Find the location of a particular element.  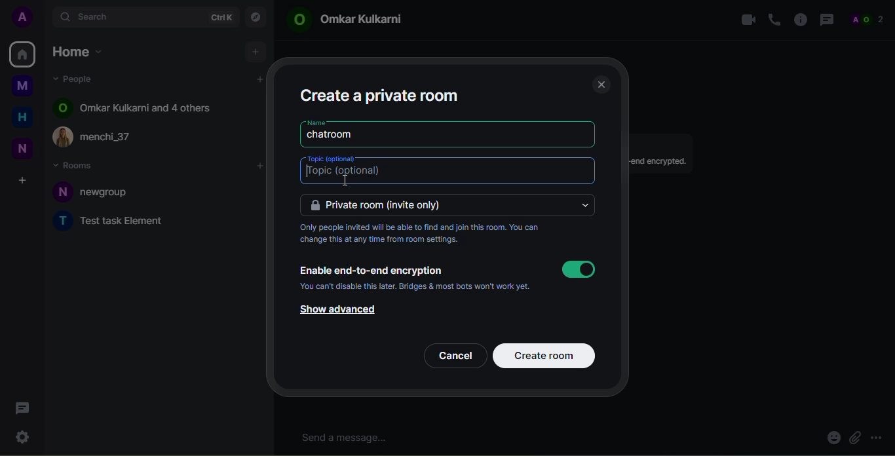

private room (invite only) is located at coordinates (380, 204).